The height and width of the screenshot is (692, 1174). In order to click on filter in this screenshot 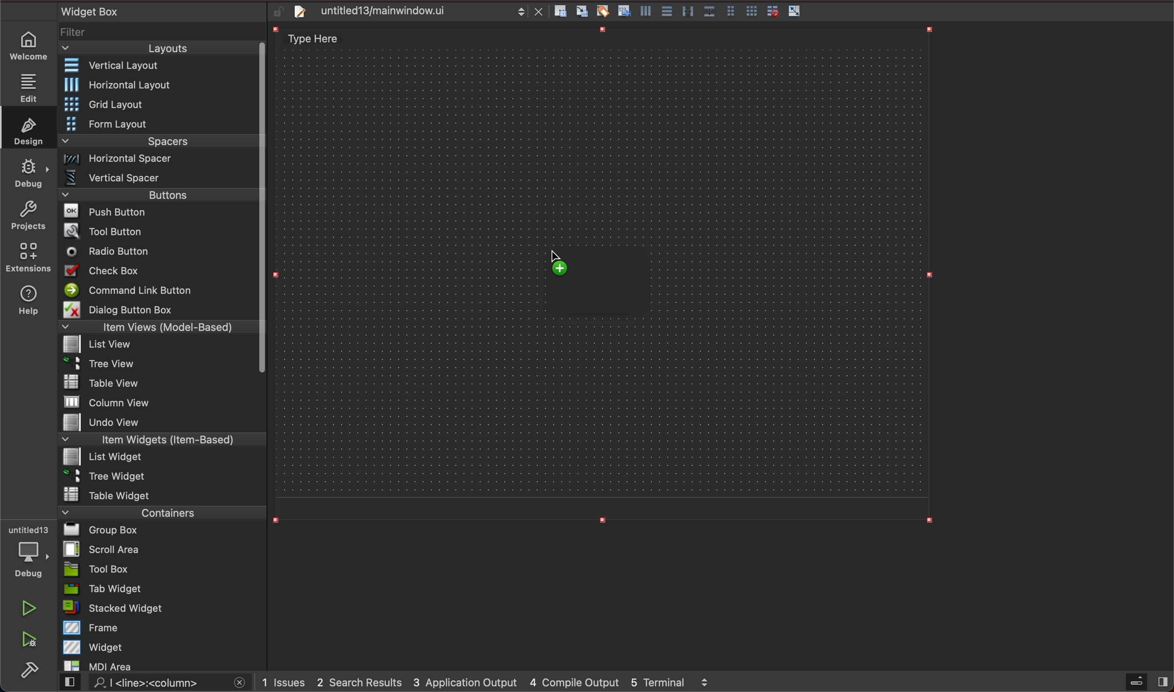, I will do `click(161, 32)`.